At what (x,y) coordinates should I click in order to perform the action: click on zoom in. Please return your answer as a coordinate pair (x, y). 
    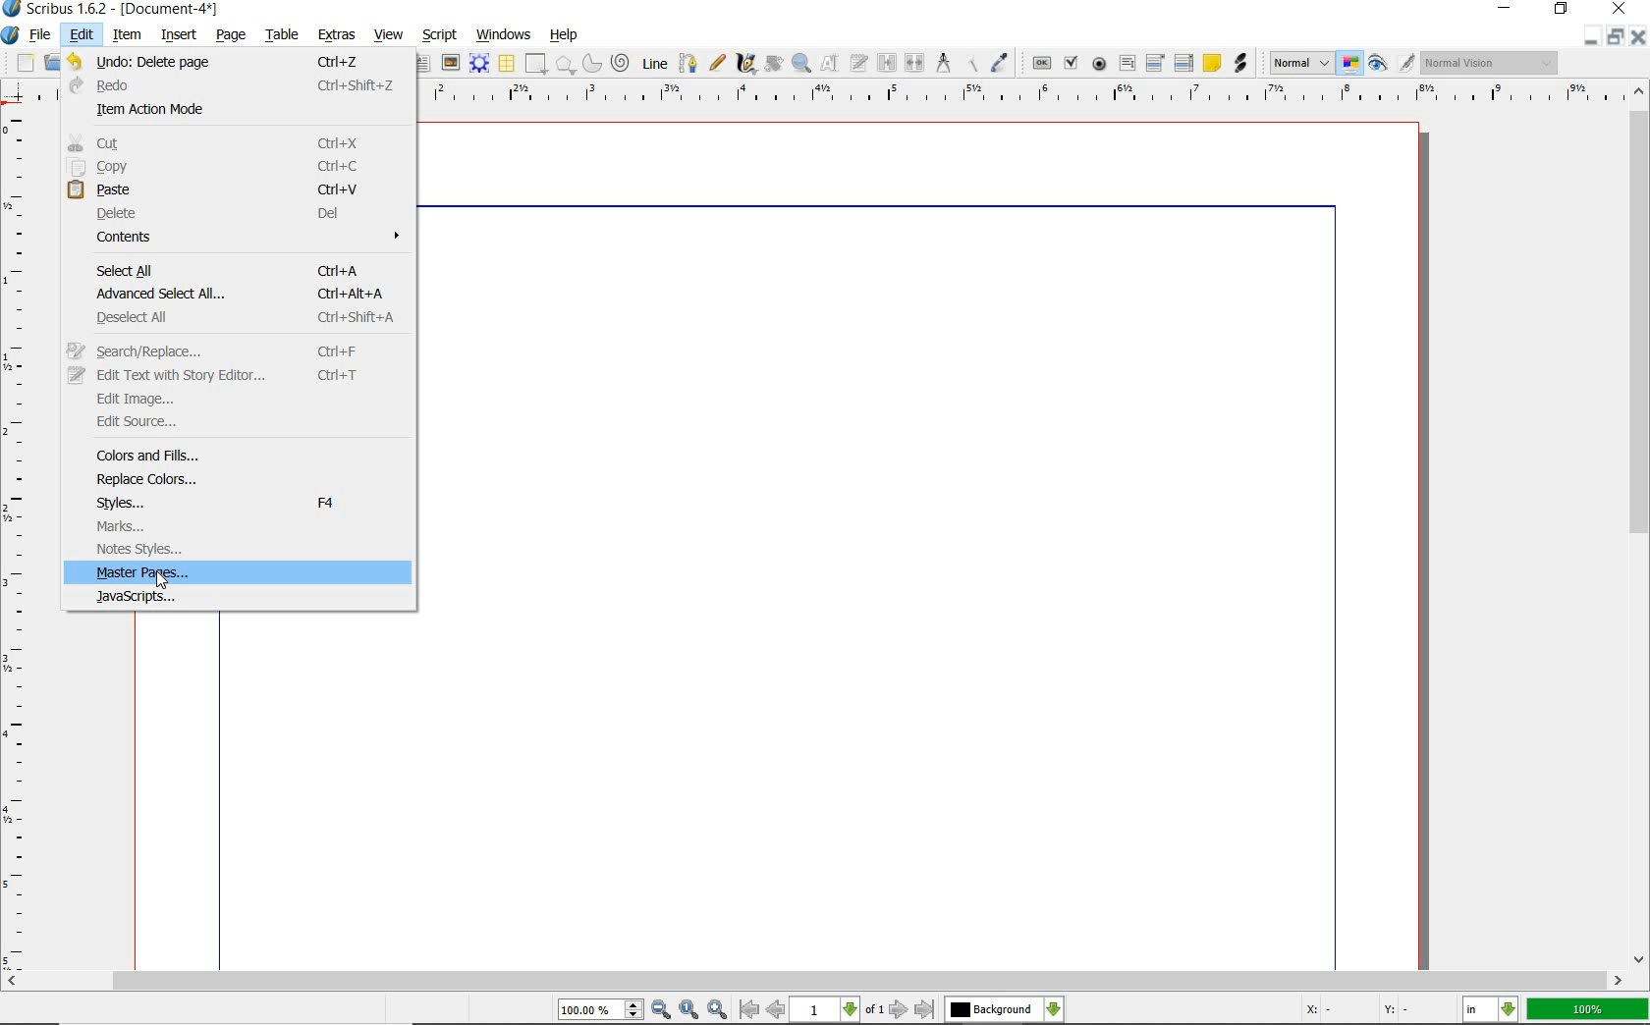
    Looking at the image, I should click on (717, 1008).